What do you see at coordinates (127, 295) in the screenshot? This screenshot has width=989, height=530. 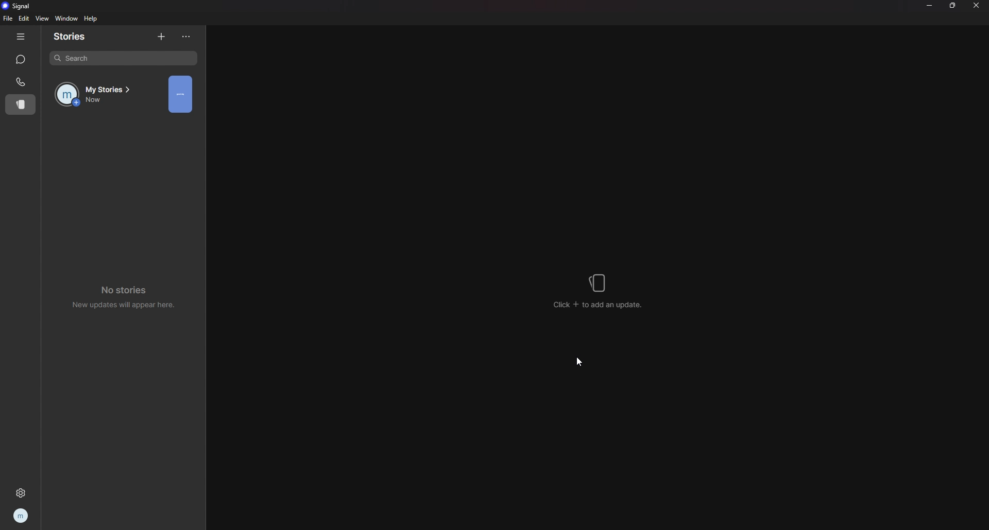 I see `no stories new updates will appear here` at bounding box center [127, 295].